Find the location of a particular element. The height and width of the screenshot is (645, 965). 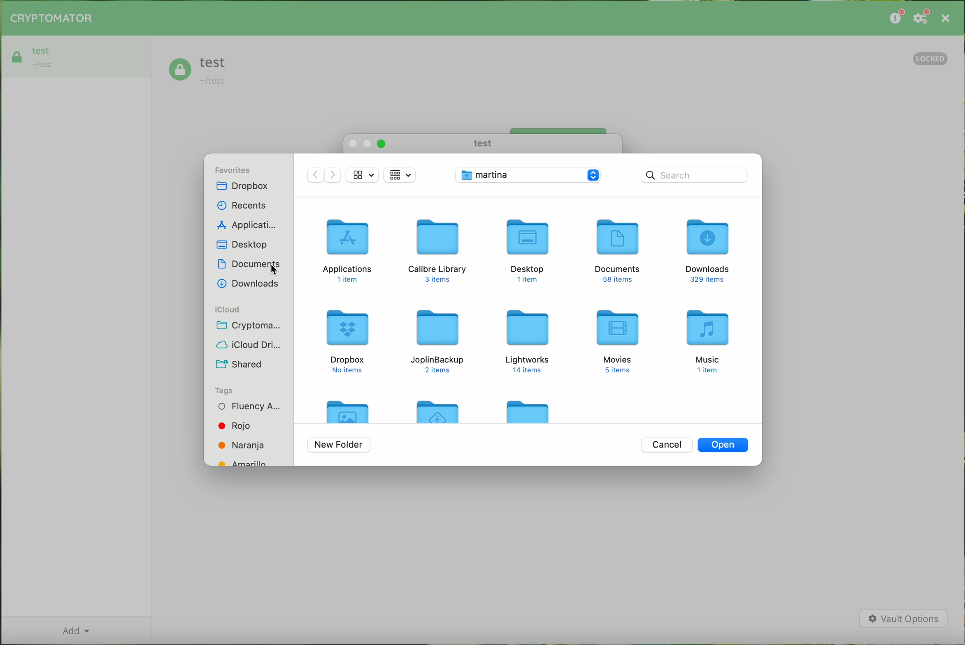

shared is located at coordinates (239, 362).